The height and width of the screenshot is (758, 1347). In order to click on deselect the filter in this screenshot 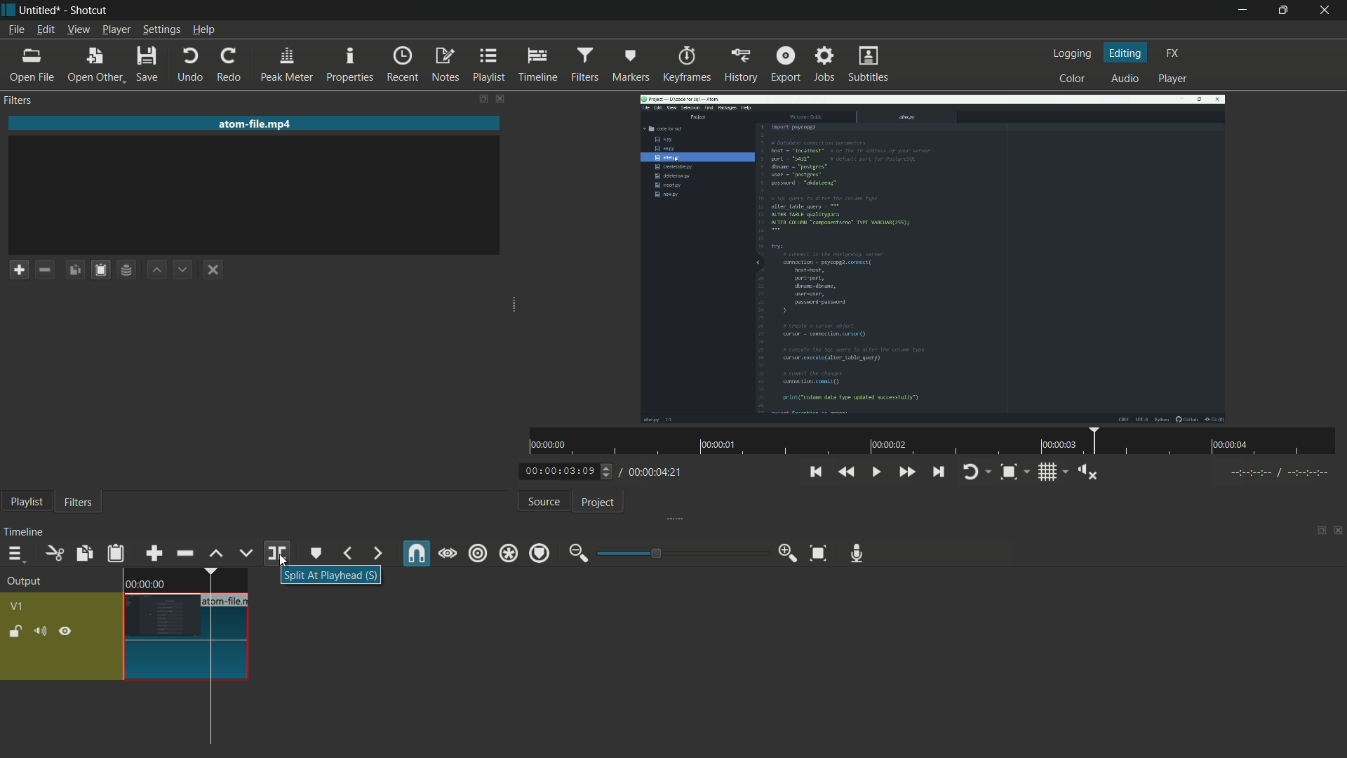, I will do `click(213, 271)`.